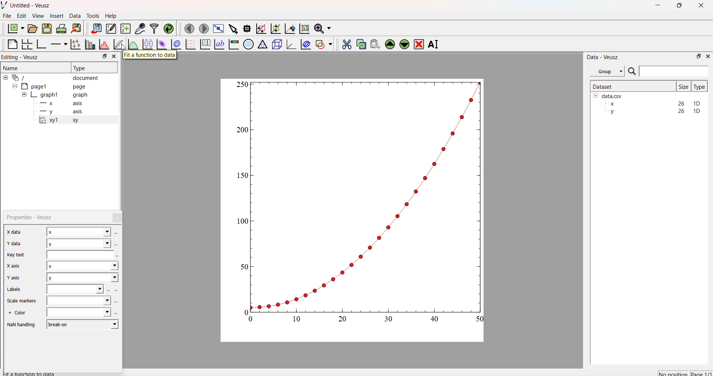 The image size is (713, 376). I want to click on x1 xy, so click(59, 121).